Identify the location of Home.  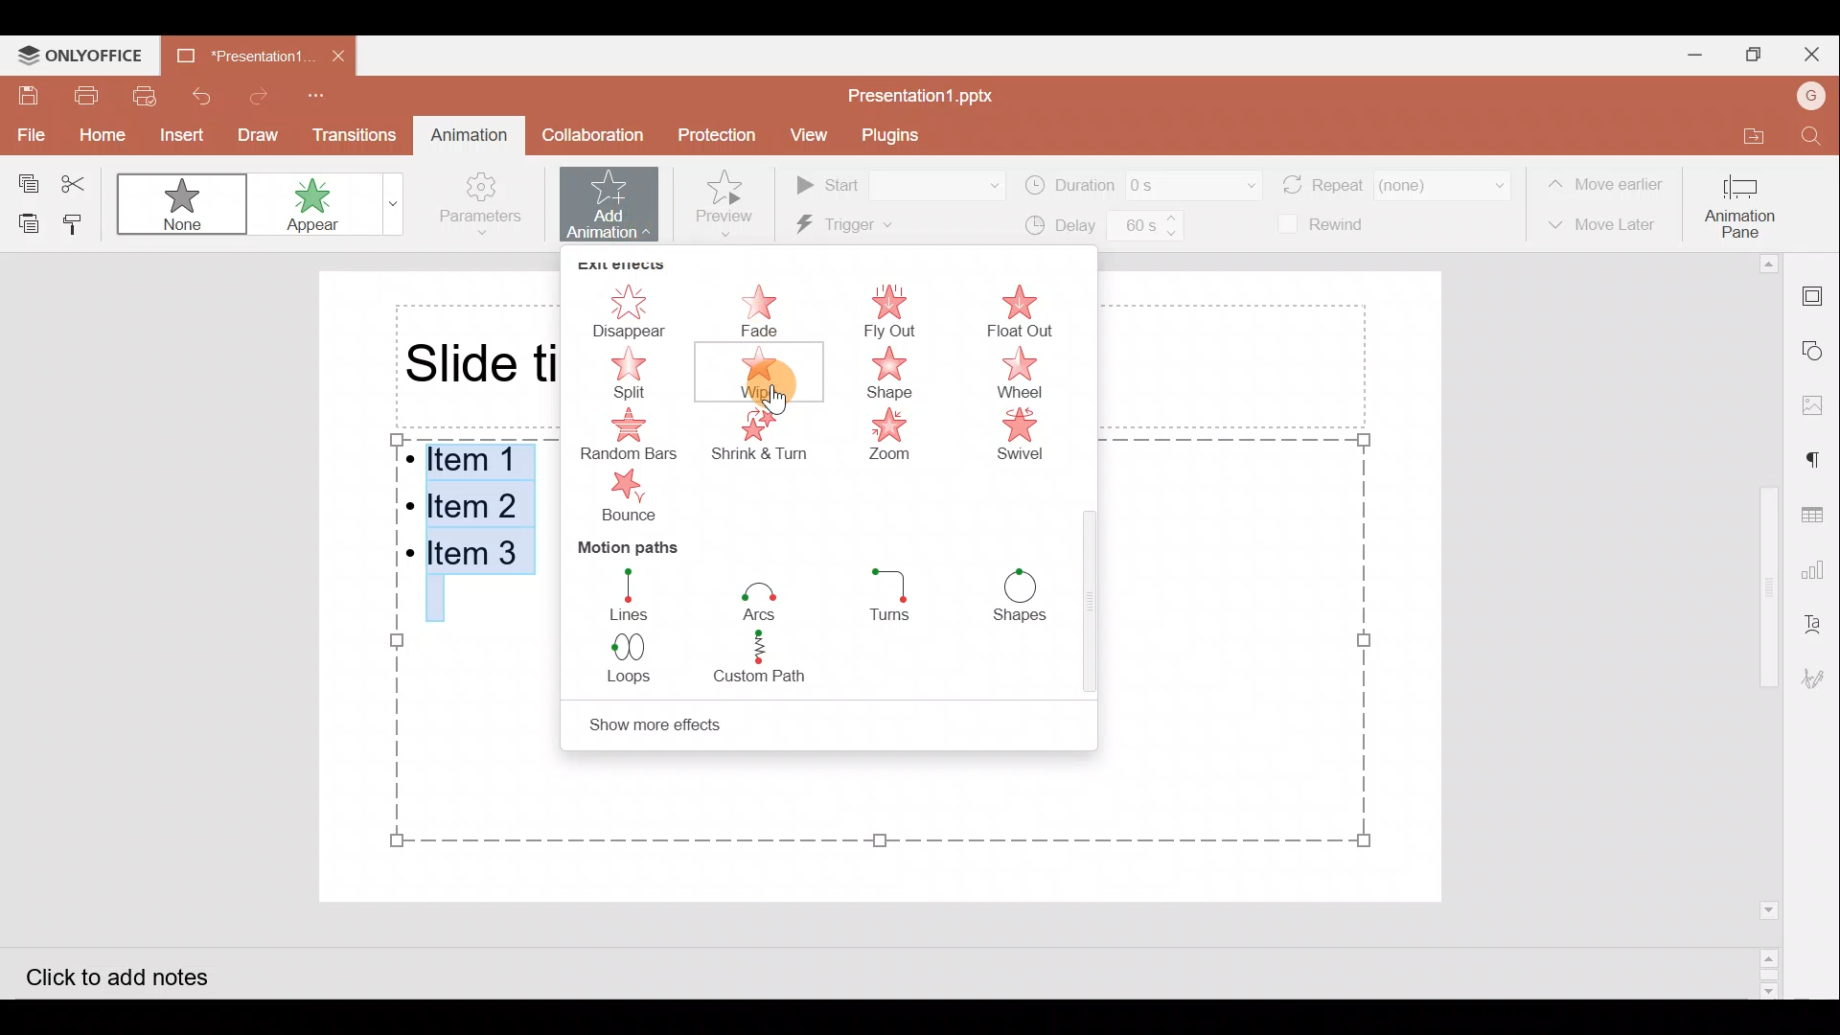
(92, 131).